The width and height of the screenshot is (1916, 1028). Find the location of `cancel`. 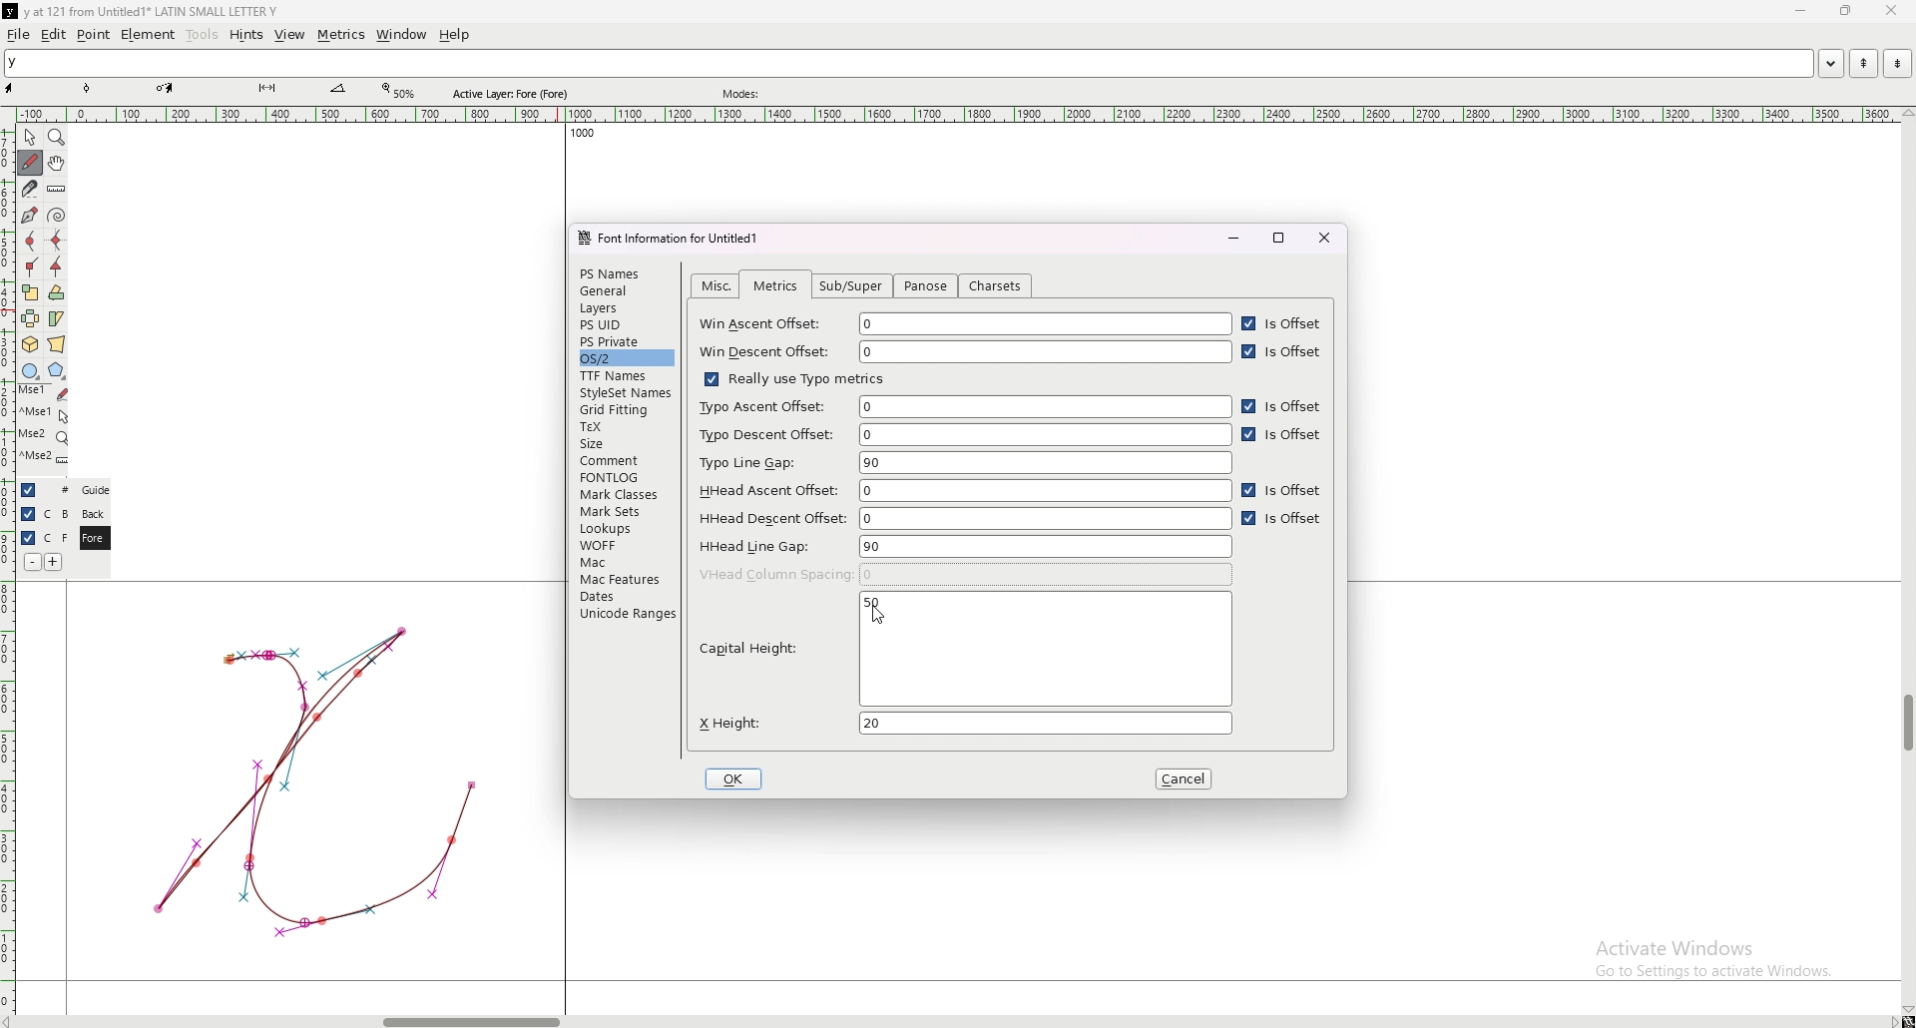

cancel is located at coordinates (1187, 779).